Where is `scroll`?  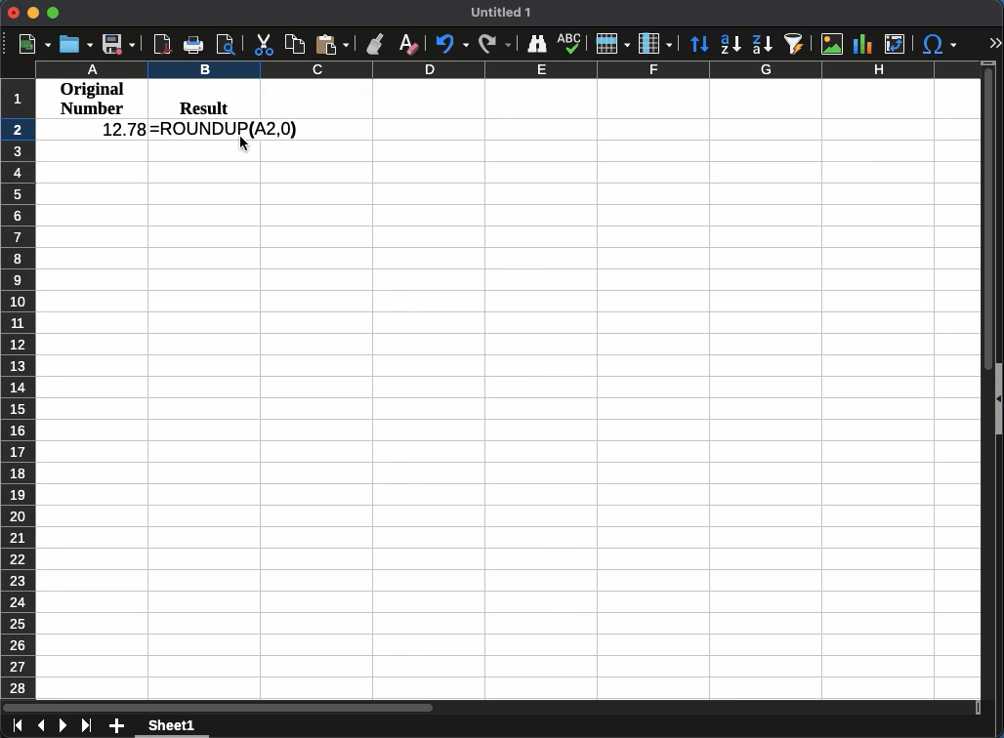
scroll is located at coordinates (983, 378).